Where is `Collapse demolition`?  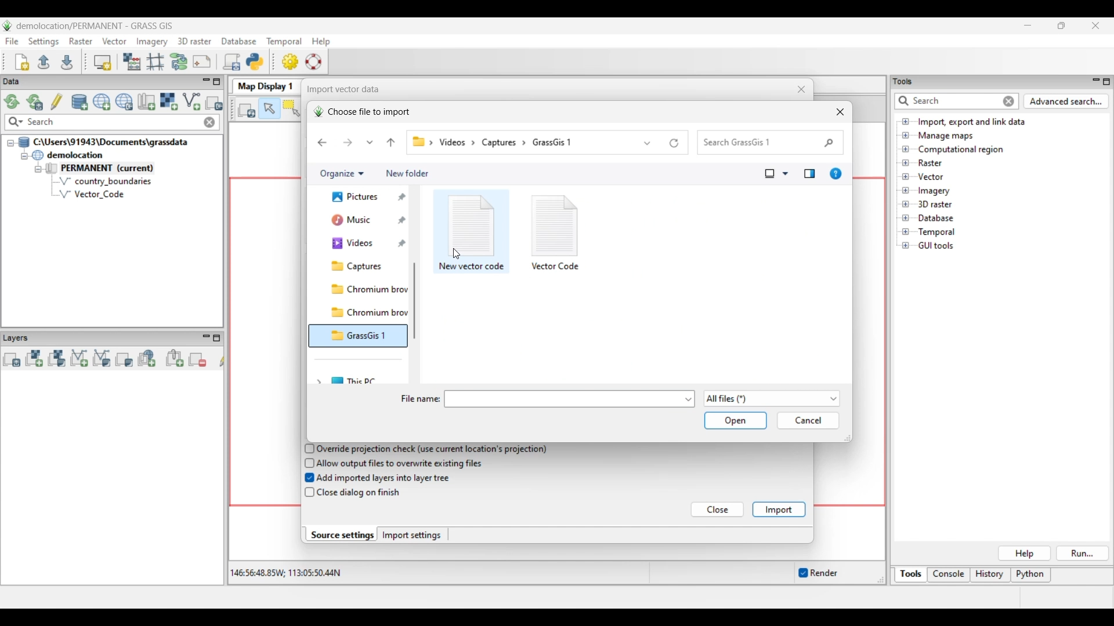
Collapse demolition is located at coordinates (24, 156).